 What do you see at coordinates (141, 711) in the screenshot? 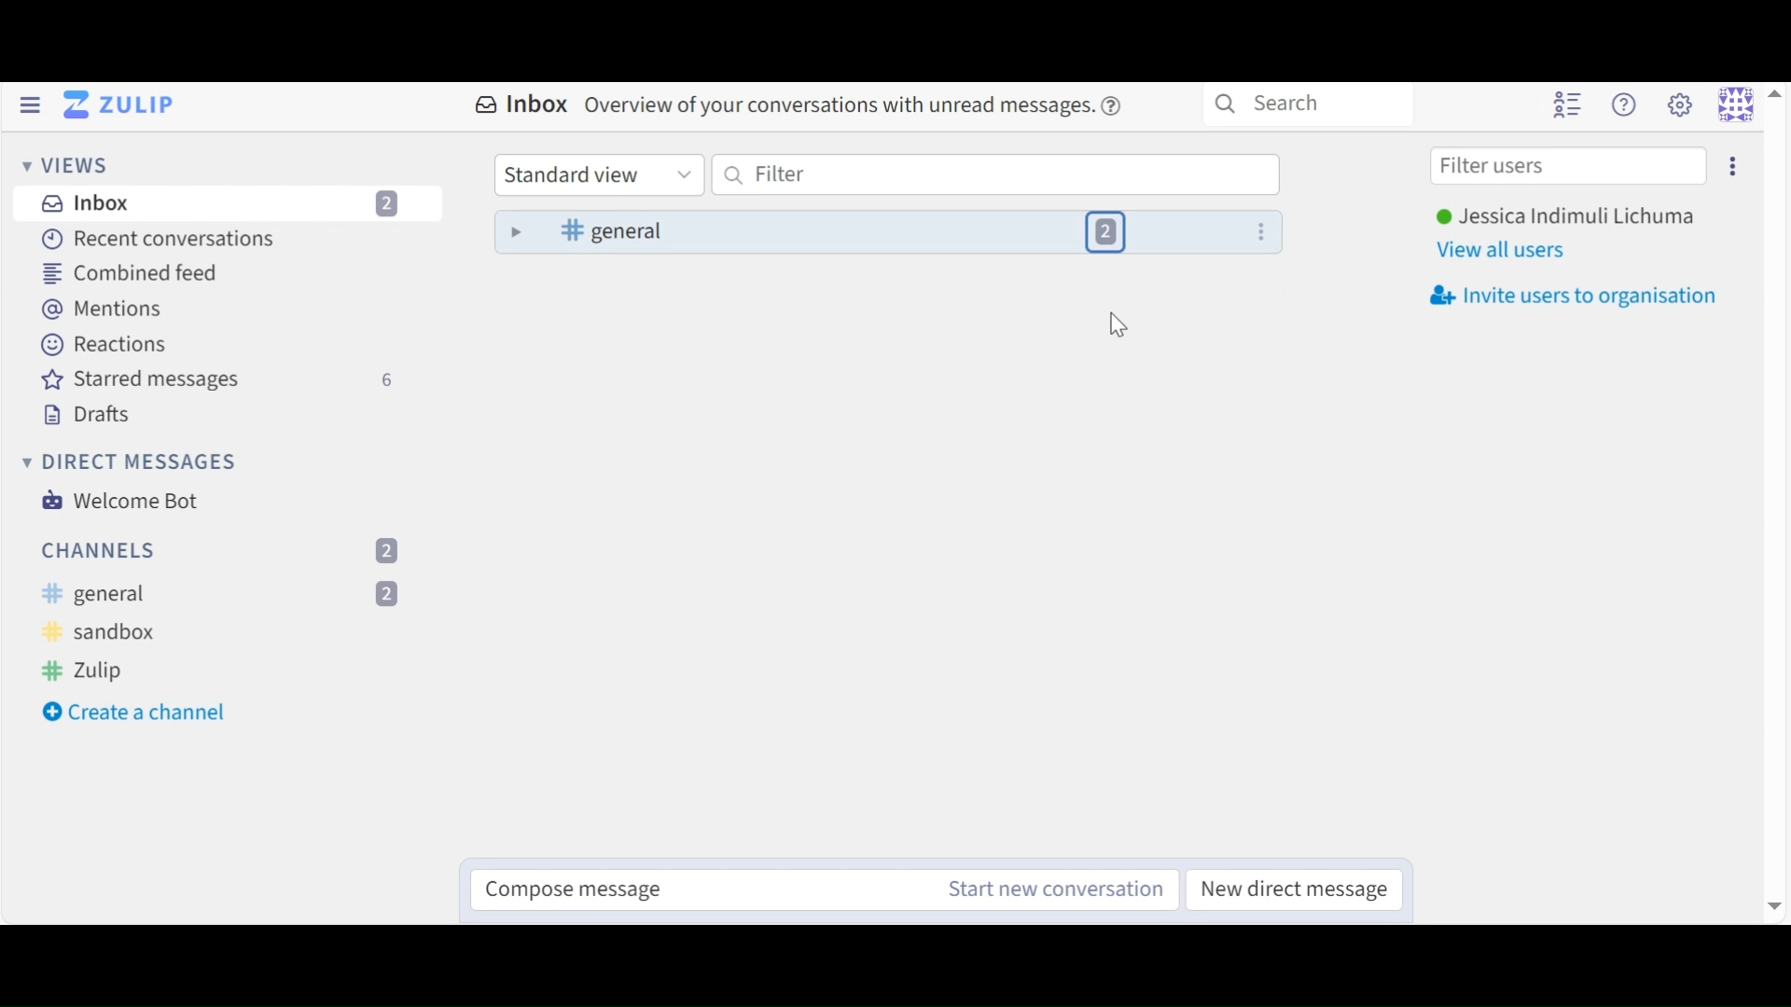
I see `Create a new Channel` at bounding box center [141, 711].